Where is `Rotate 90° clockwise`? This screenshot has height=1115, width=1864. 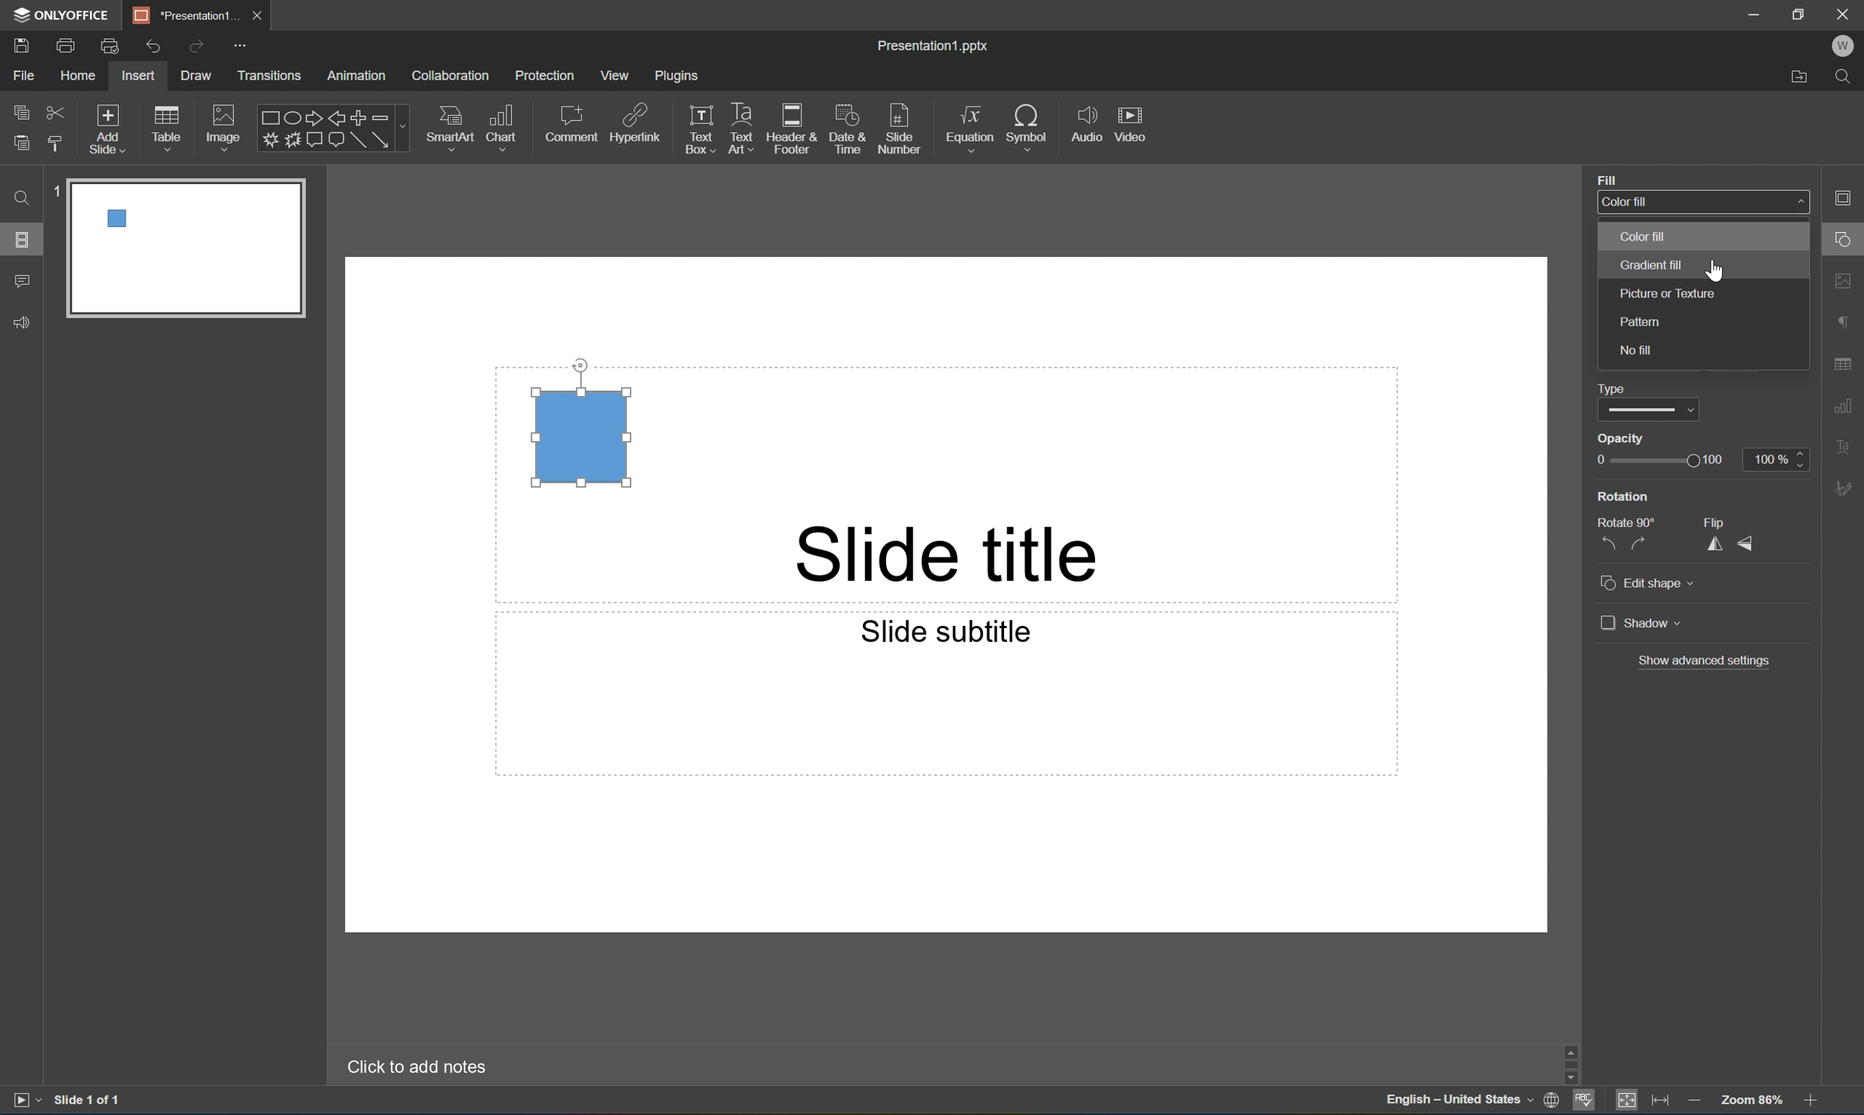 Rotate 90° clockwise is located at coordinates (1641, 545).